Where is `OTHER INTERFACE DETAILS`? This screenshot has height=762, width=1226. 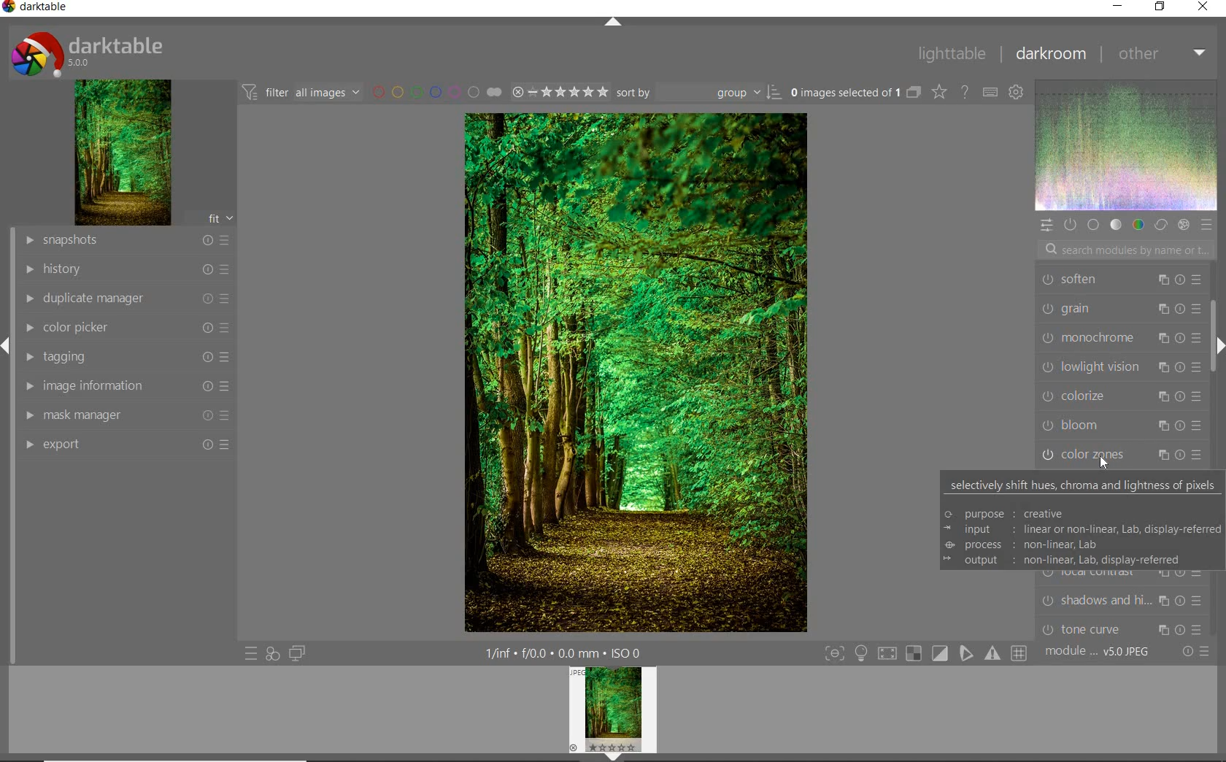
OTHER INTERFACE DETAILS is located at coordinates (563, 653).